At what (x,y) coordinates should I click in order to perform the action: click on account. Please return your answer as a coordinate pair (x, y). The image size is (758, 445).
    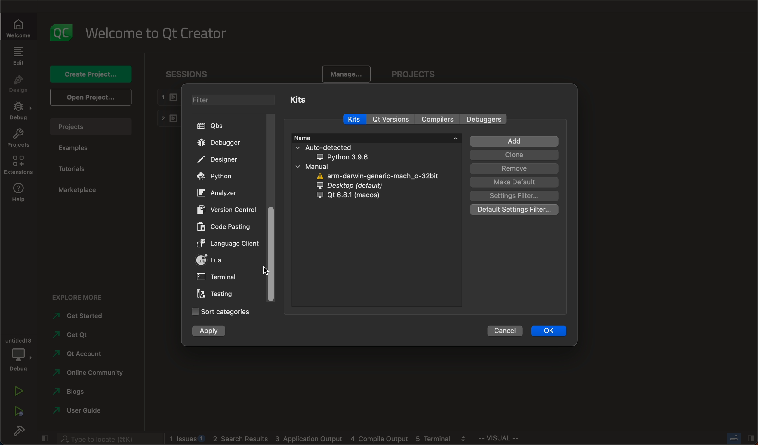
    Looking at the image, I should click on (81, 352).